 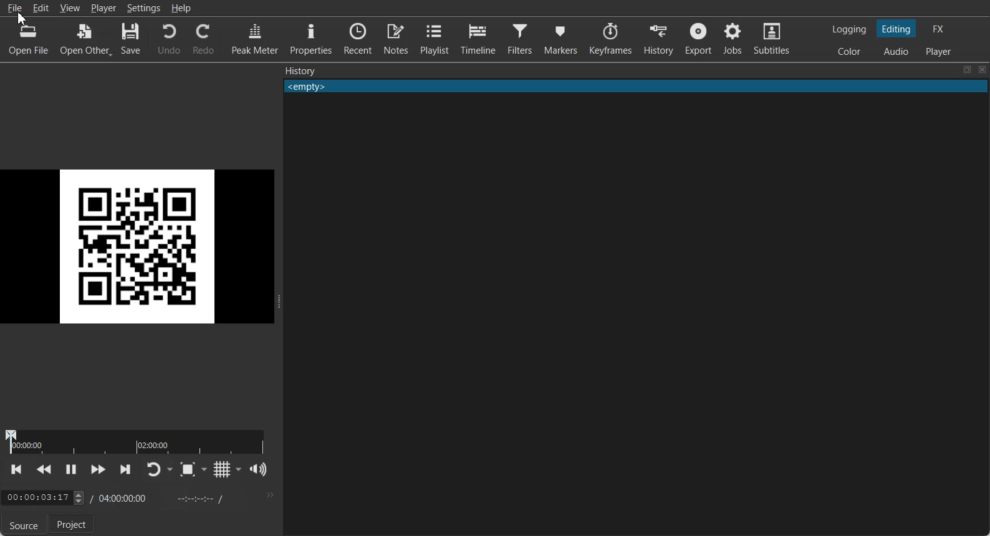 I want to click on Keyframes, so click(x=612, y=39).